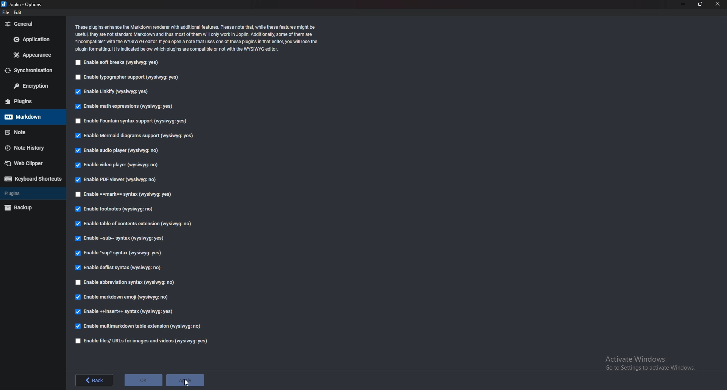 The width and height of the screenshot is (727, 390). I want to click on enable multi markdown table extension, so click(139, 326).